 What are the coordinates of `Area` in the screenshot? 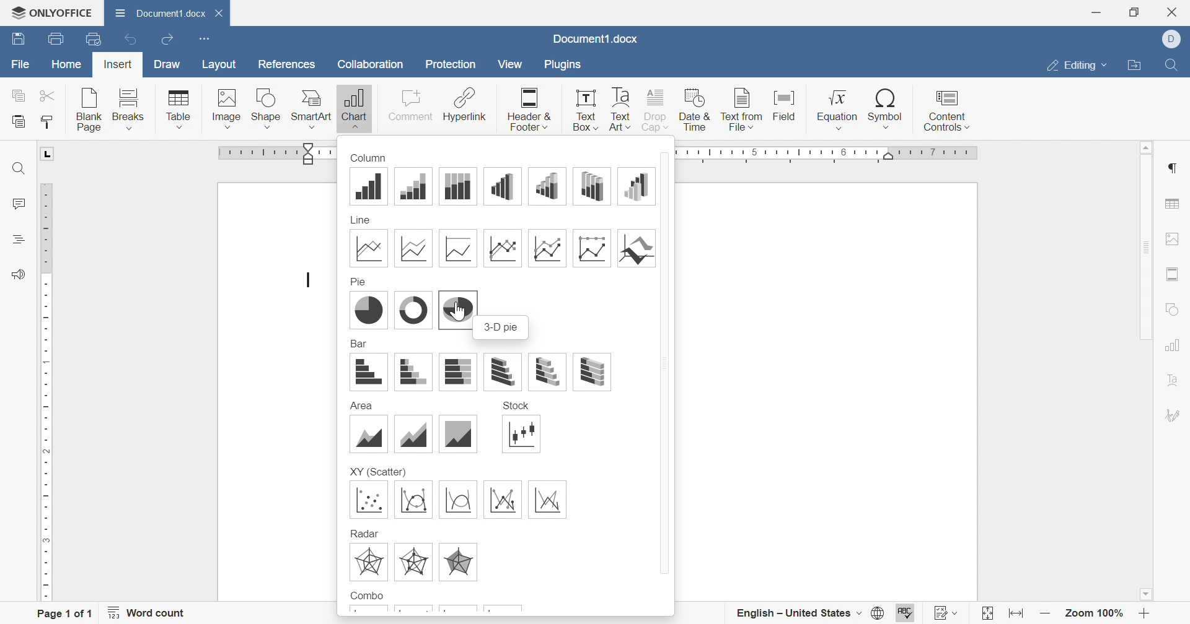 It's located at (368, 434).